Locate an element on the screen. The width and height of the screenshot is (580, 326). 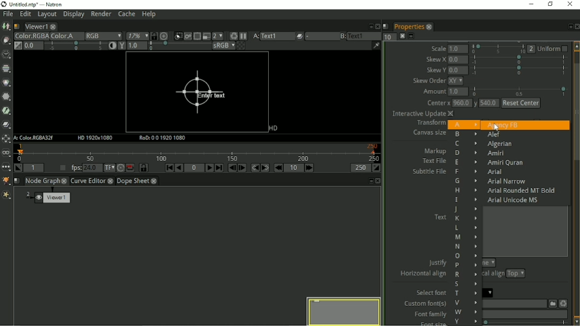
none is located at coordinates (489, 263).